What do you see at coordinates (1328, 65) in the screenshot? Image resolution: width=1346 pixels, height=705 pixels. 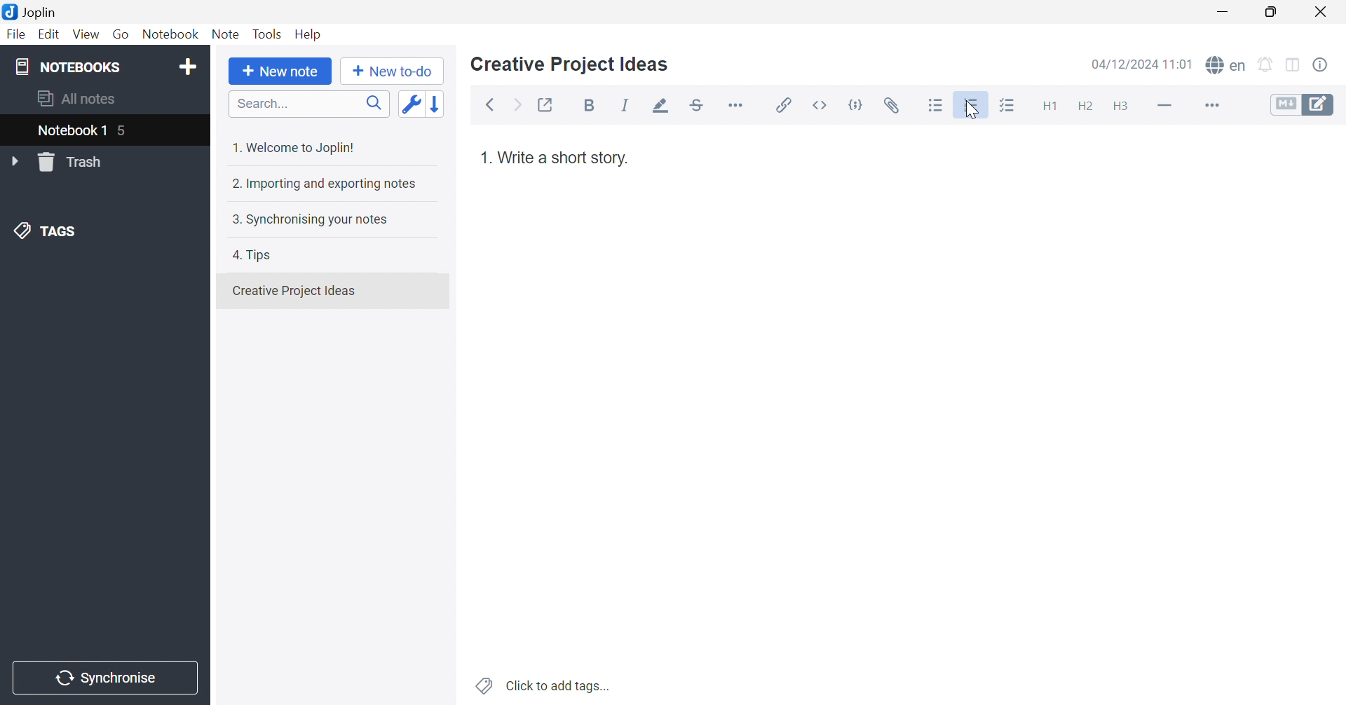 I see `Note properties` at bounding box center [1328, 65].